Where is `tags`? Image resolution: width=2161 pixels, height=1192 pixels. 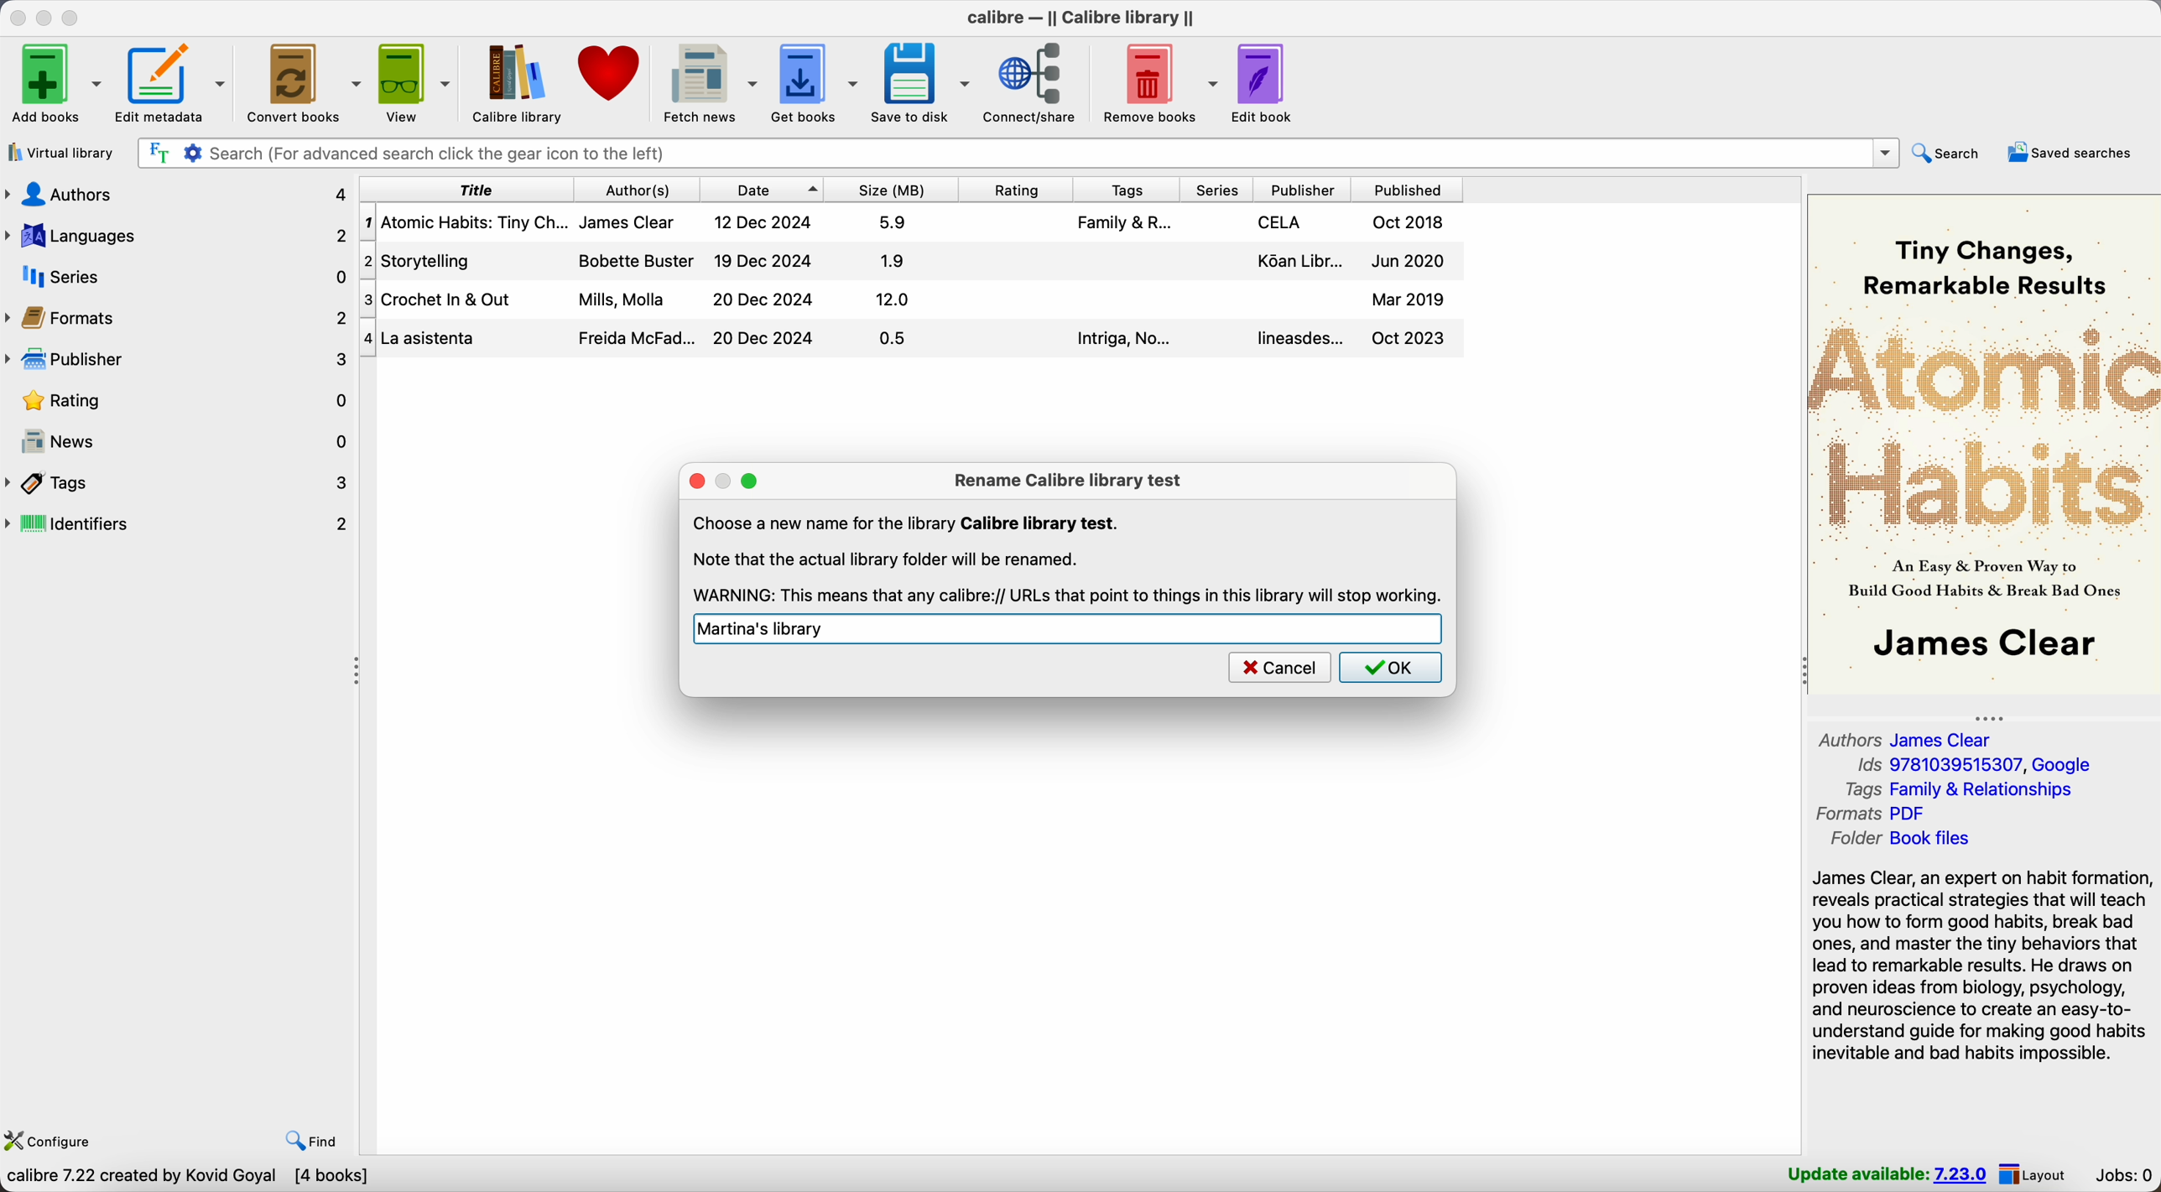 tags is located at coordinates (180, 484).